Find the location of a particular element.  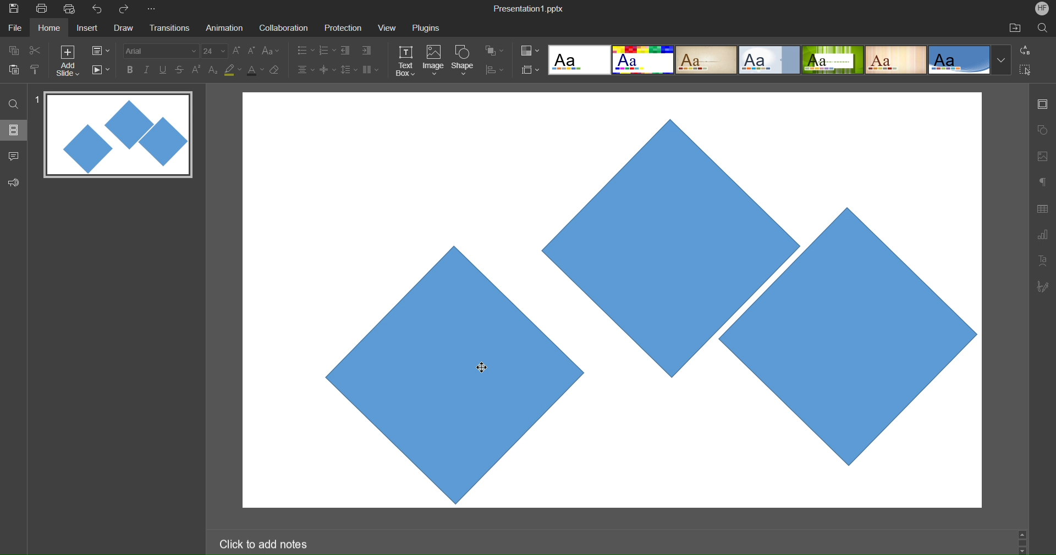

Plugins is located at coordinates (427, 27).